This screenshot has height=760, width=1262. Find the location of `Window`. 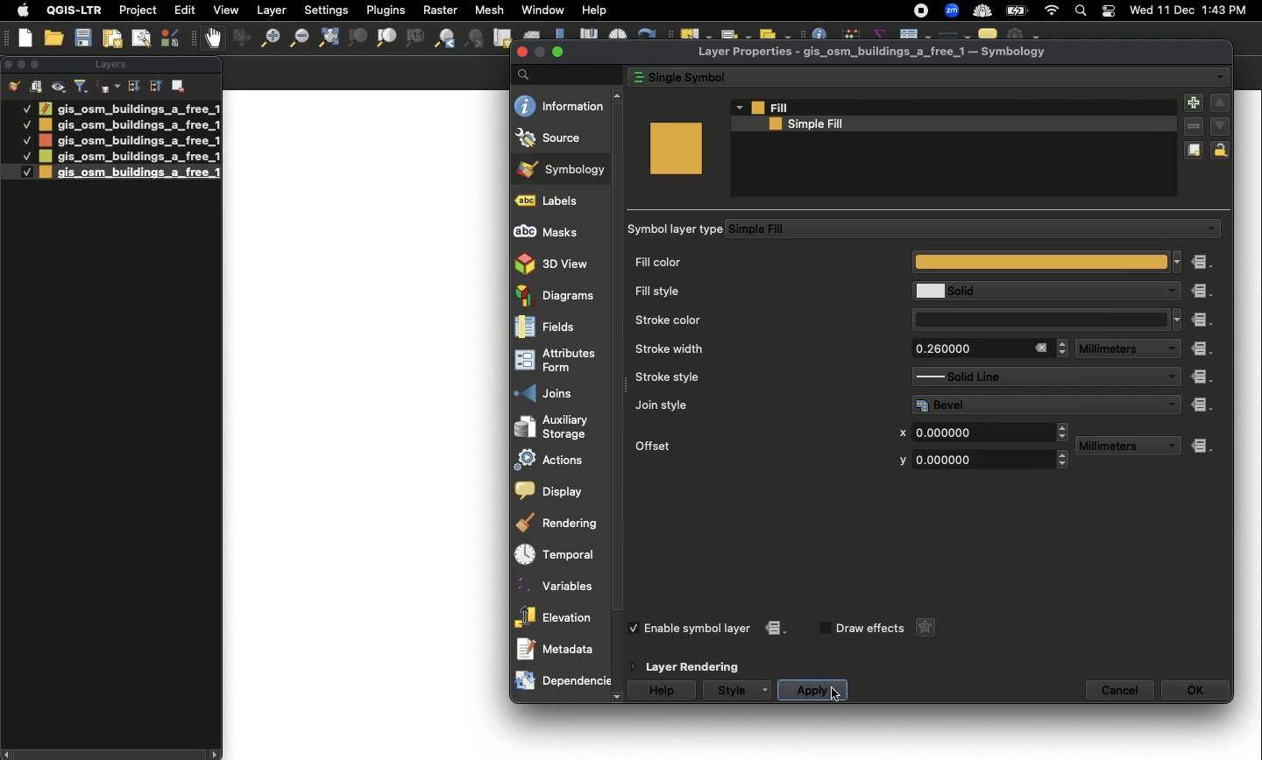

Window is located at coordinates (542, 10).